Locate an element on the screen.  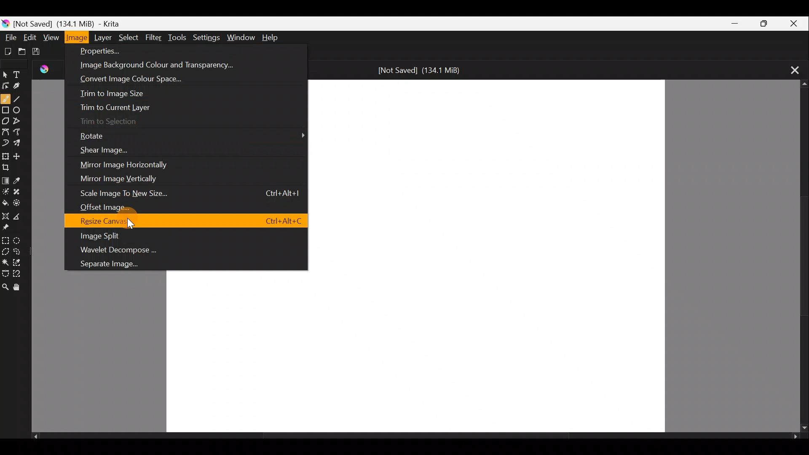
Separate image is located at coordinates (131, 263).